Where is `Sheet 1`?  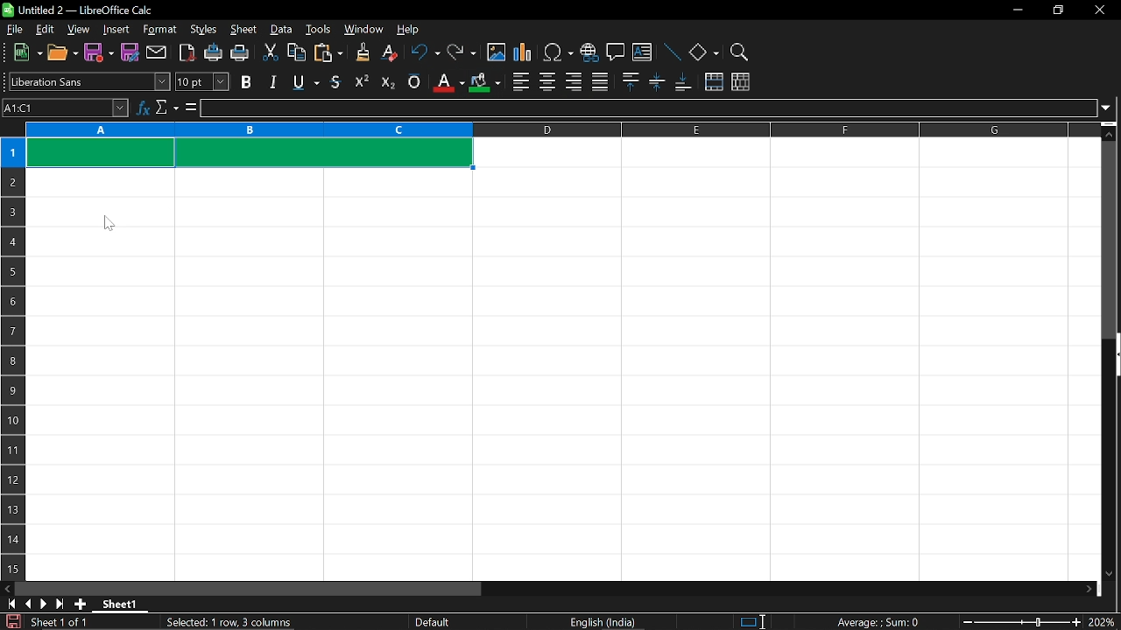 Sheet 1 is located at coordinates (120, 604).